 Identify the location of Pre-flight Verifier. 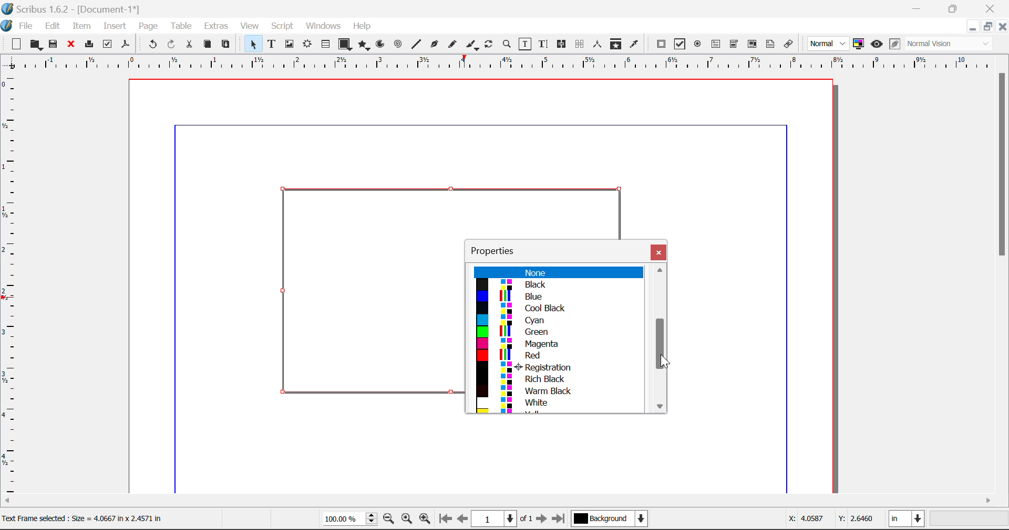
(108, 44).